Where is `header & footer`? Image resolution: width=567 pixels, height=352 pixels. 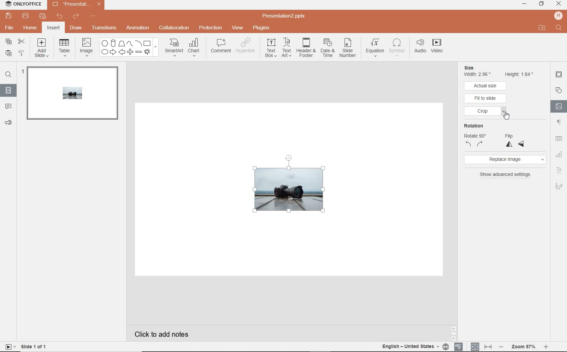
header & footer is located at coordinates (306, 50).